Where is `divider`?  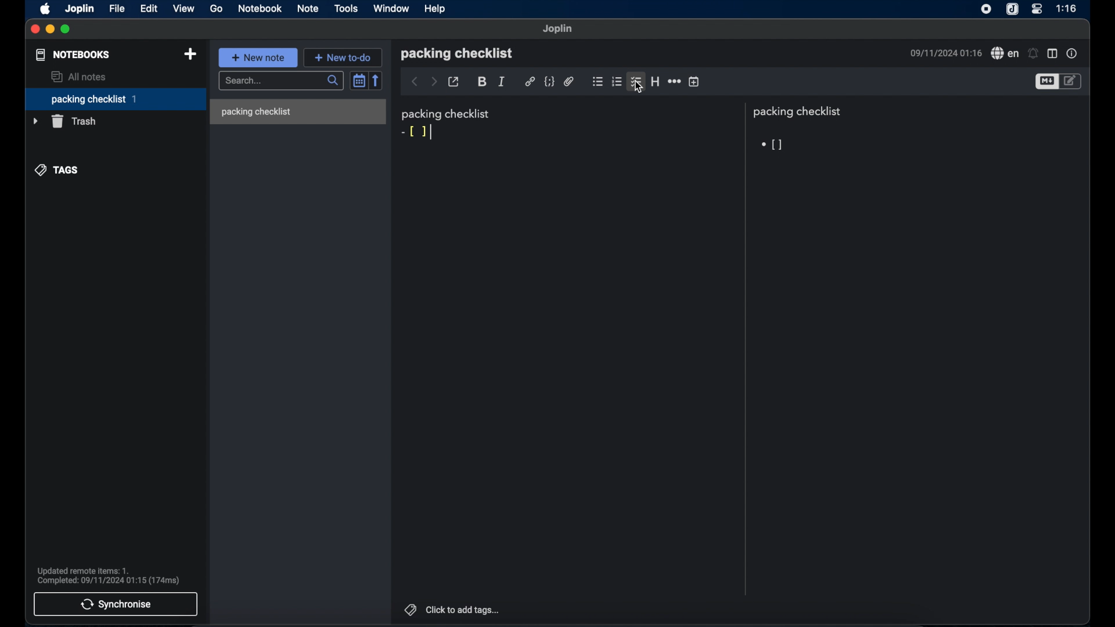 divider is located at coordinates (744, 349).